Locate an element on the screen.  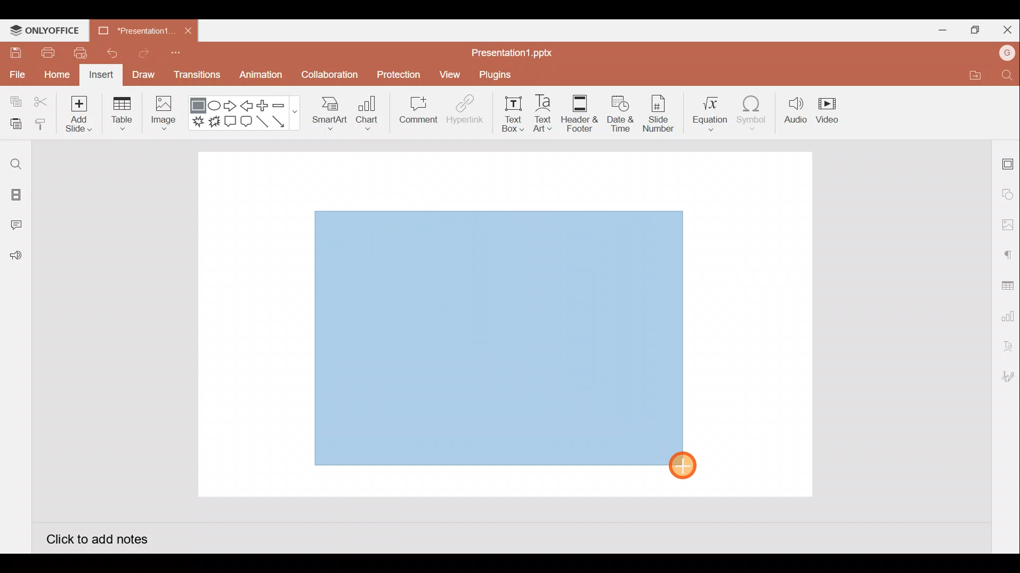
Slide settings is located at coordinates (1008, 162).